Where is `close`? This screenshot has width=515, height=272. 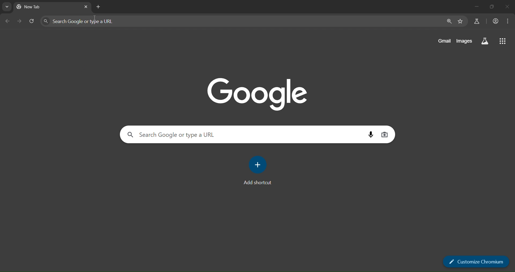
close is located at coordinates (507, 7).